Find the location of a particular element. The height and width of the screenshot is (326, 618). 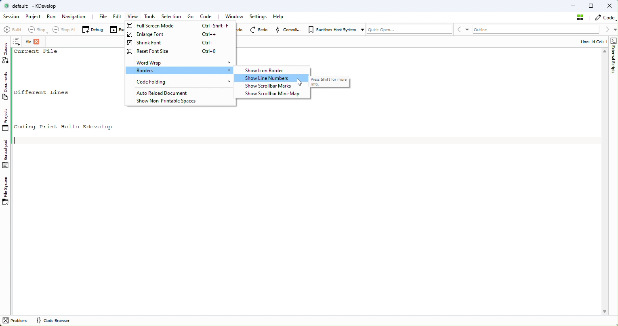

Code Browser is located at coordinates (53, 321).